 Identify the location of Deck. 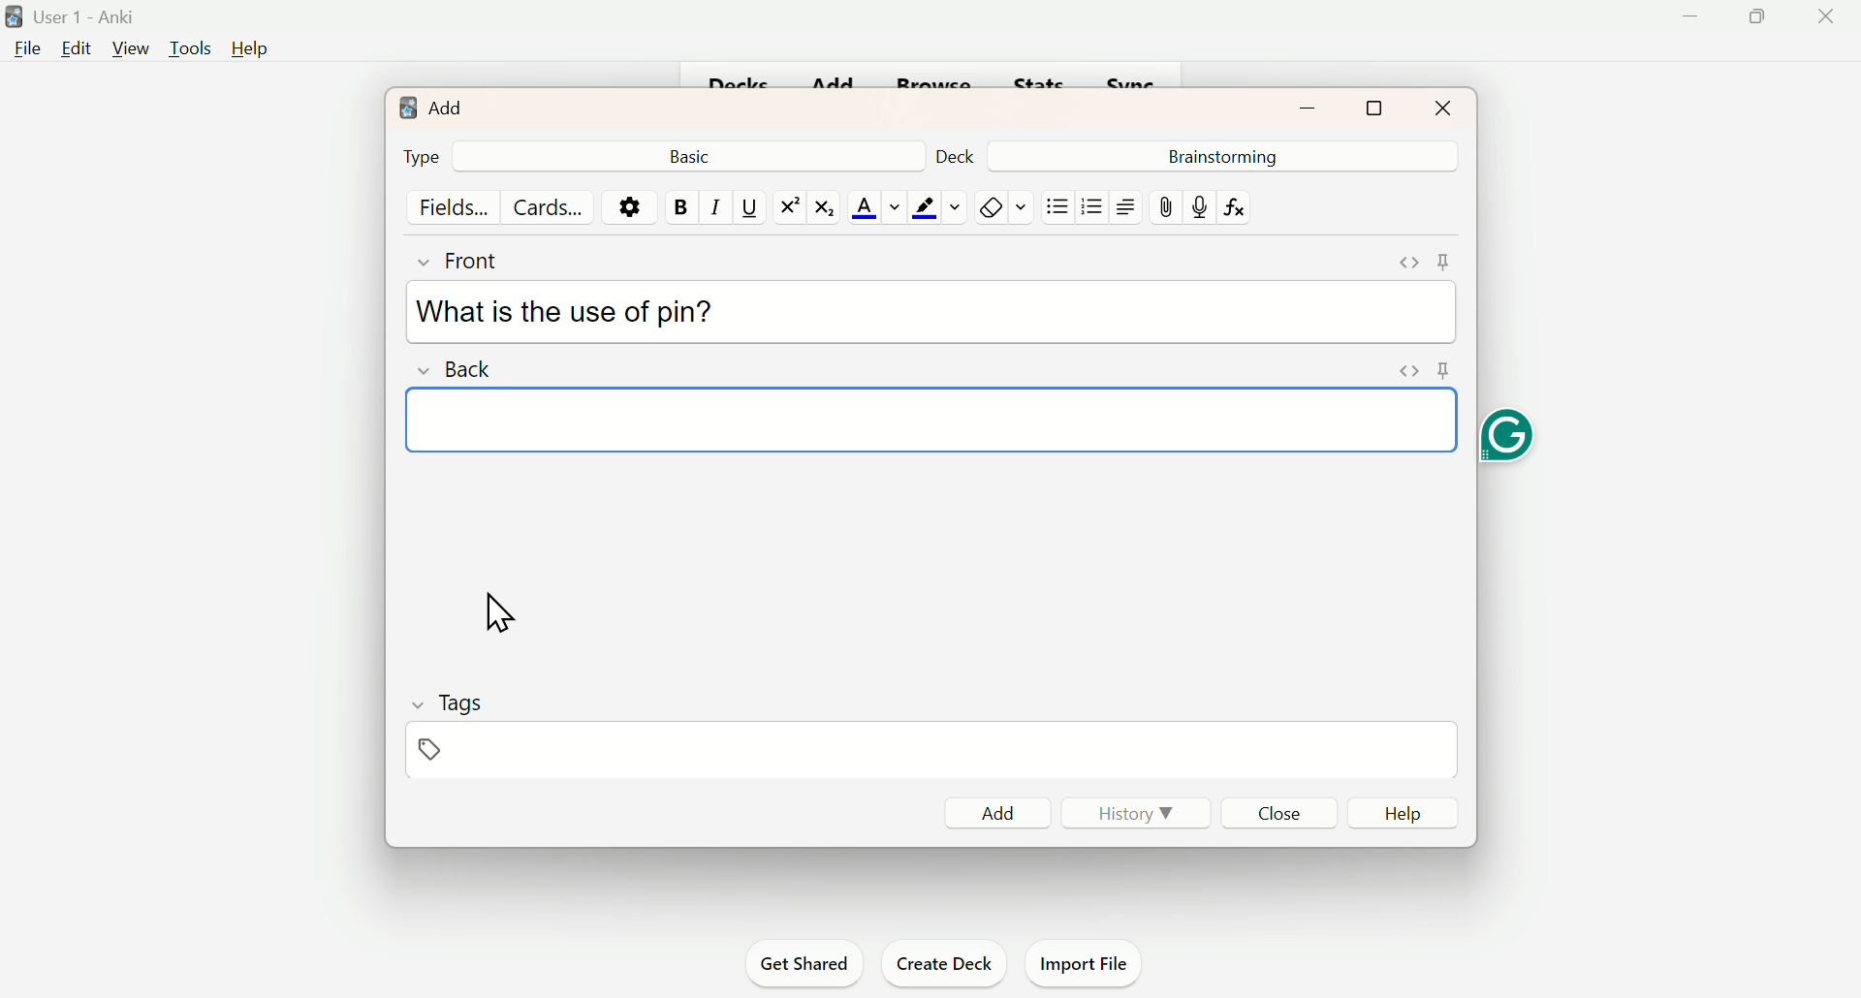
(962, 153).